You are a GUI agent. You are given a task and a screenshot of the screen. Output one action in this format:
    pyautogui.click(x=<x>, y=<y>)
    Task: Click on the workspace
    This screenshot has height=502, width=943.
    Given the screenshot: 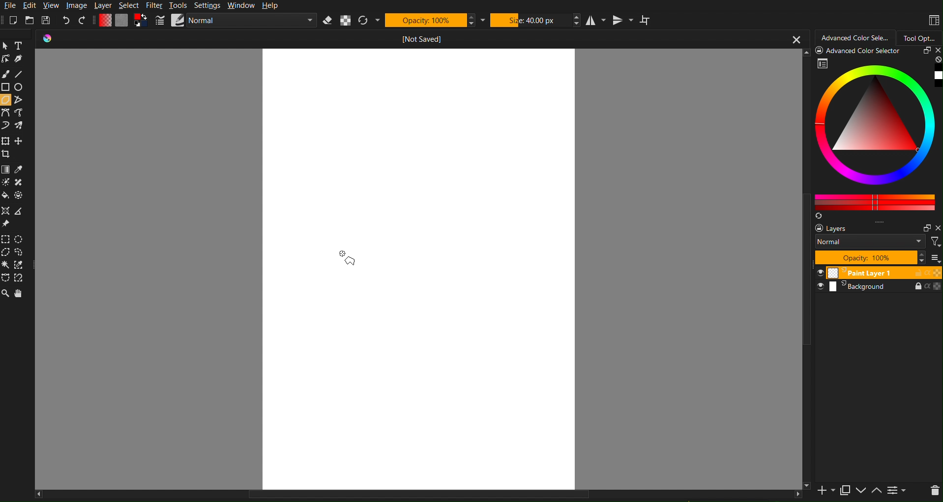 What is the action you would take?
    pyautogui.click(x=415, y=270)
    